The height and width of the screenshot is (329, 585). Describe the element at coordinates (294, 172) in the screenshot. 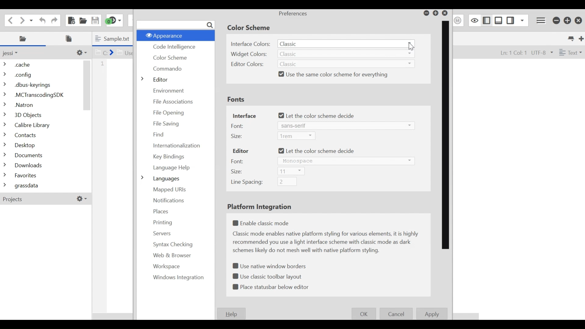

I see `Size dropdown menu` at that location.